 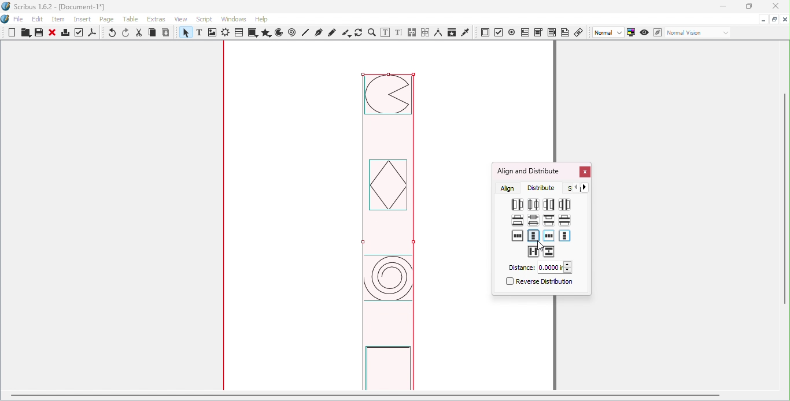 I want to click on Distribute left sides equidistantly, so click(x=516, y=205).